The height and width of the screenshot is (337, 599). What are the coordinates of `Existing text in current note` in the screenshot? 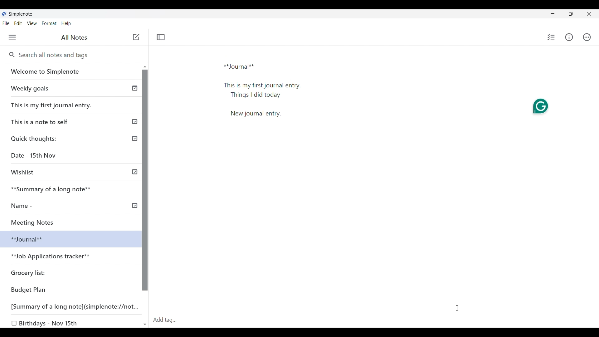 It's located at (266, 93).